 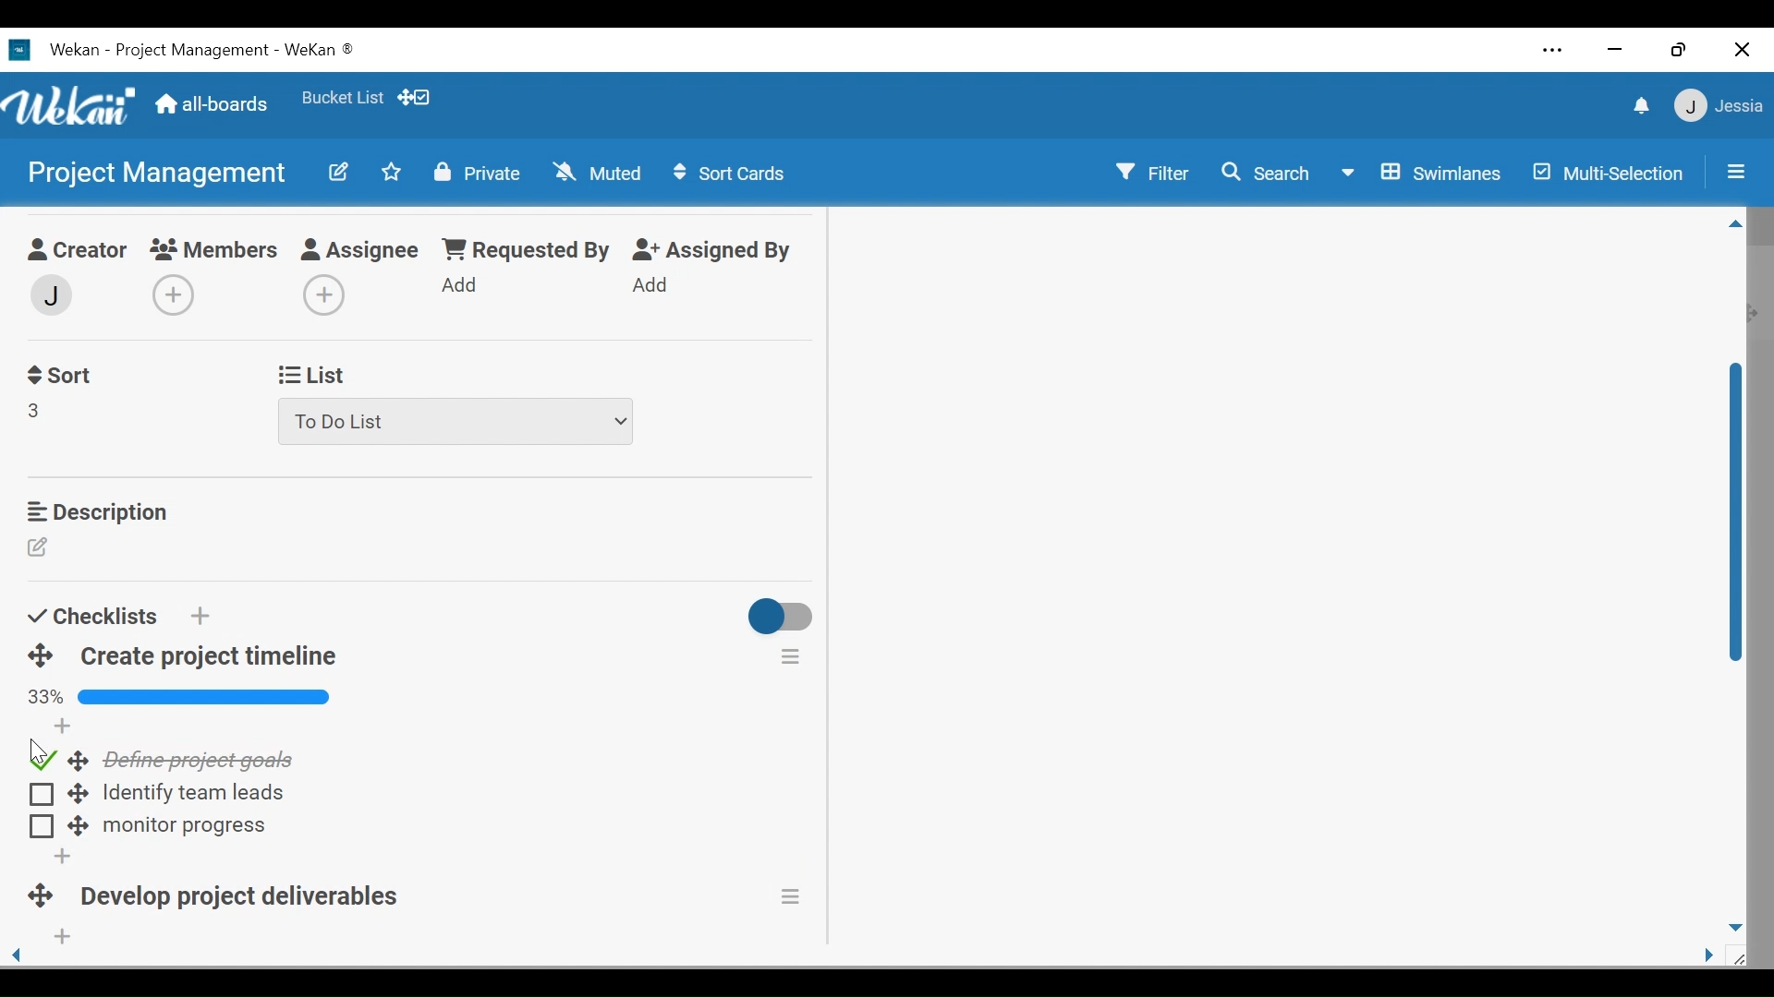 I want to click on , so click(x=215, y=249).